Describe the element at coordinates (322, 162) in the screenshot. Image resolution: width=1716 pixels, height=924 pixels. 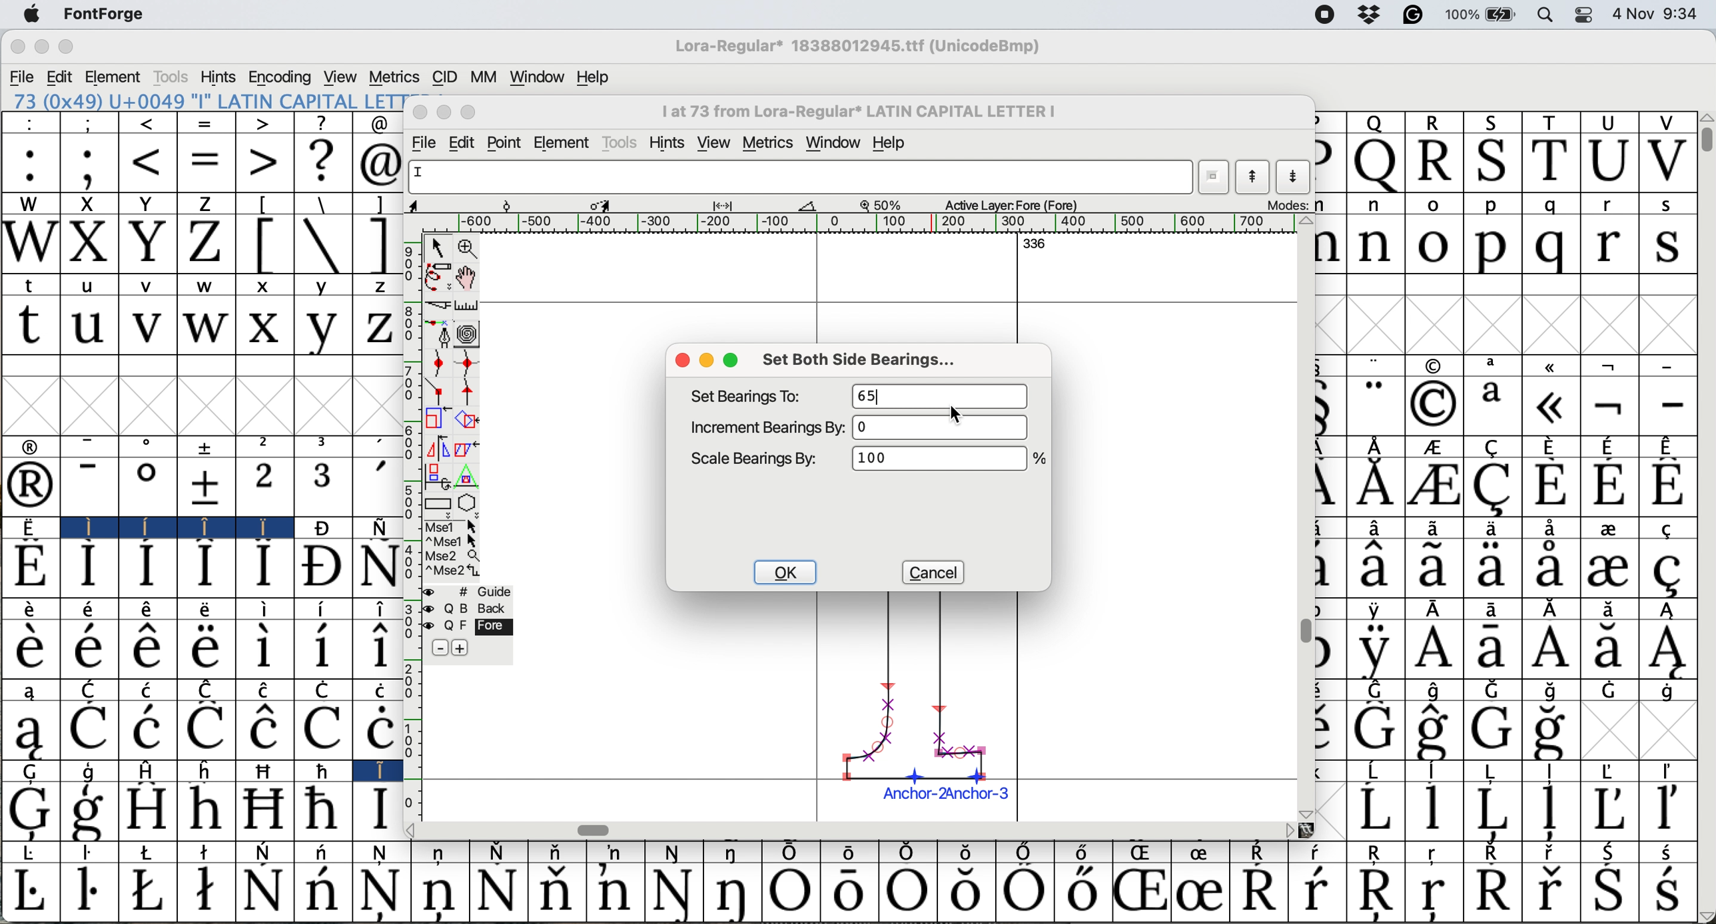
I see `?` at that location.